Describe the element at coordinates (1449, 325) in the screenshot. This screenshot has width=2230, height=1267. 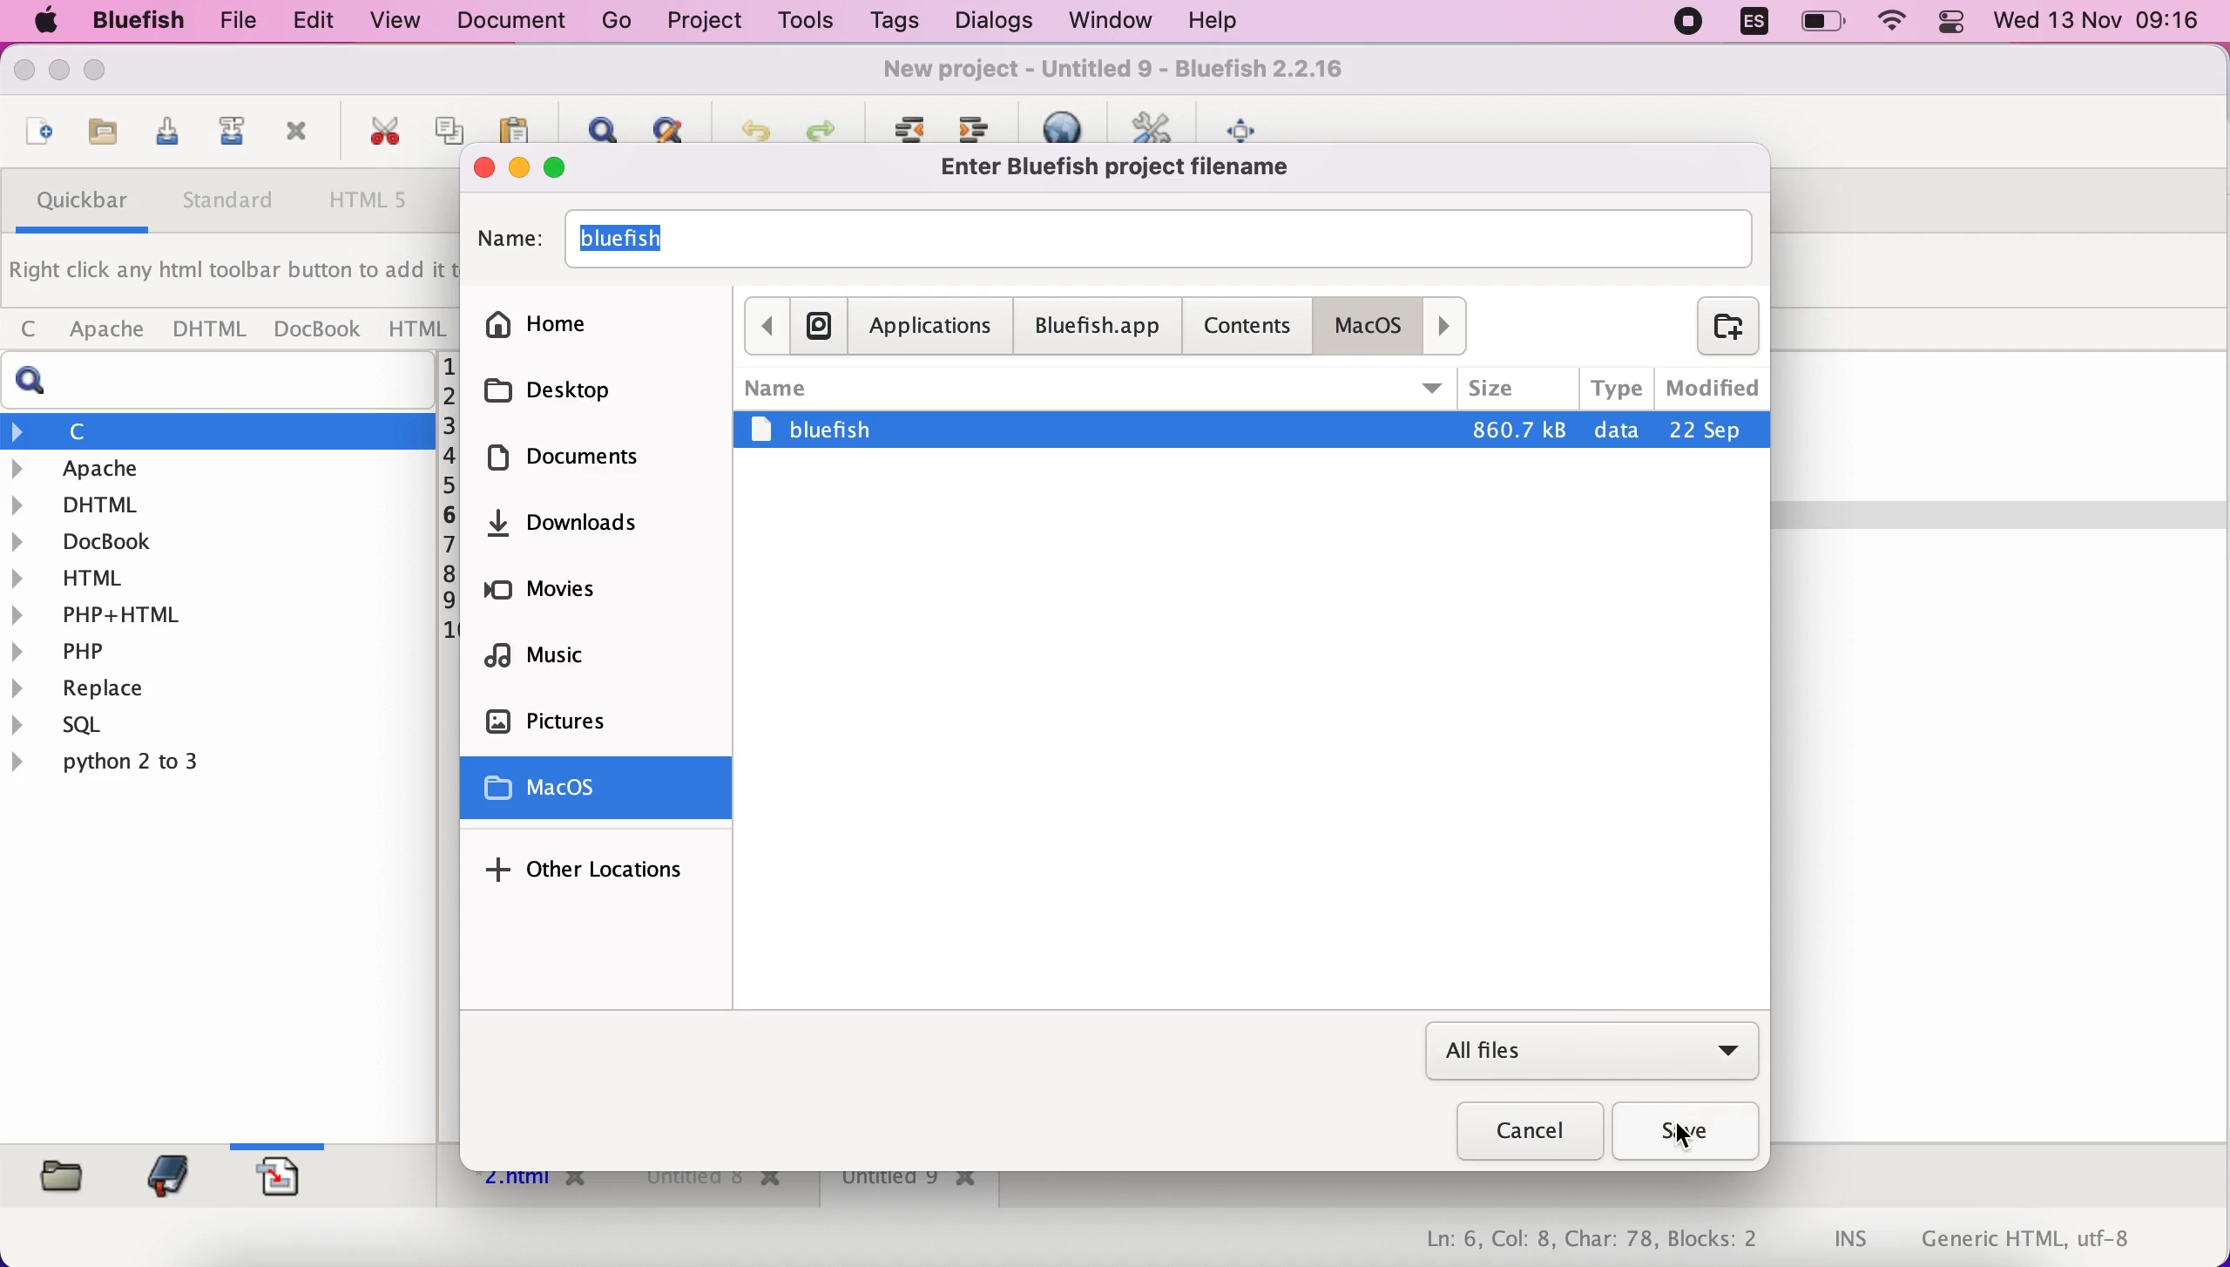
I see `forward` at that location.